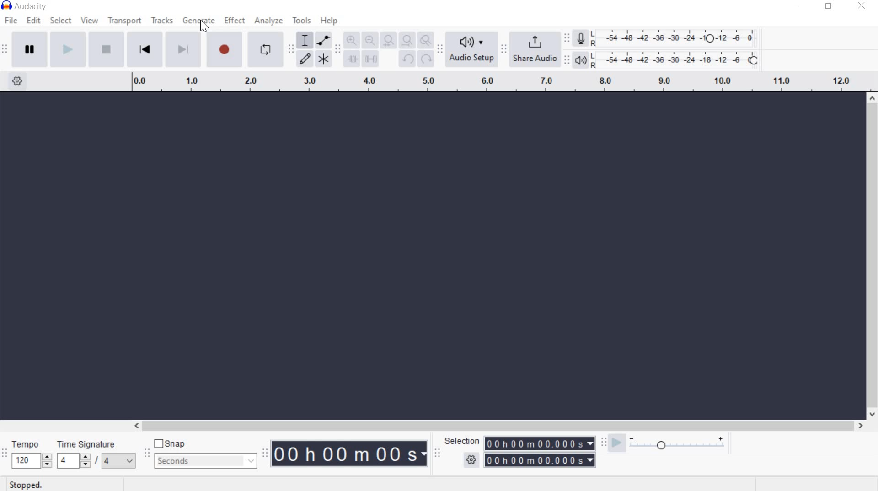 This screenshot has height=491, width=878. Describe the element at coordinates (566, 60) in the screenshot. I see `Playback meter toolbar` at that location.